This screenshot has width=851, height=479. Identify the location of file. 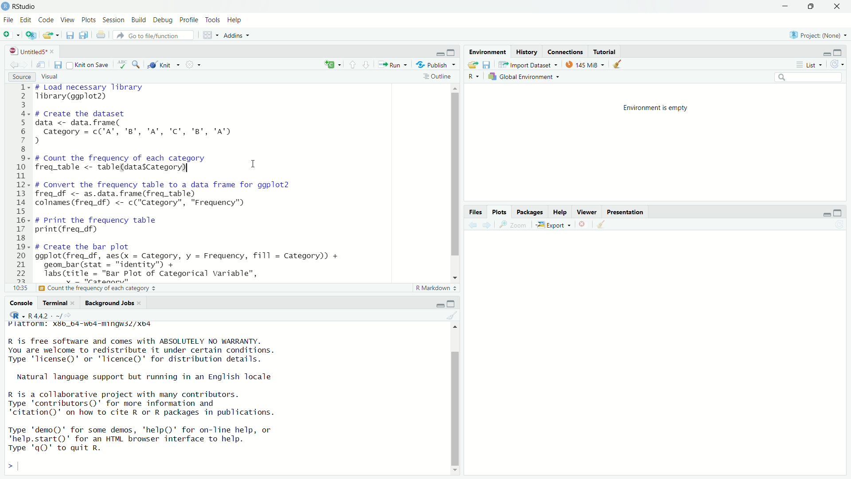
(7, 20).